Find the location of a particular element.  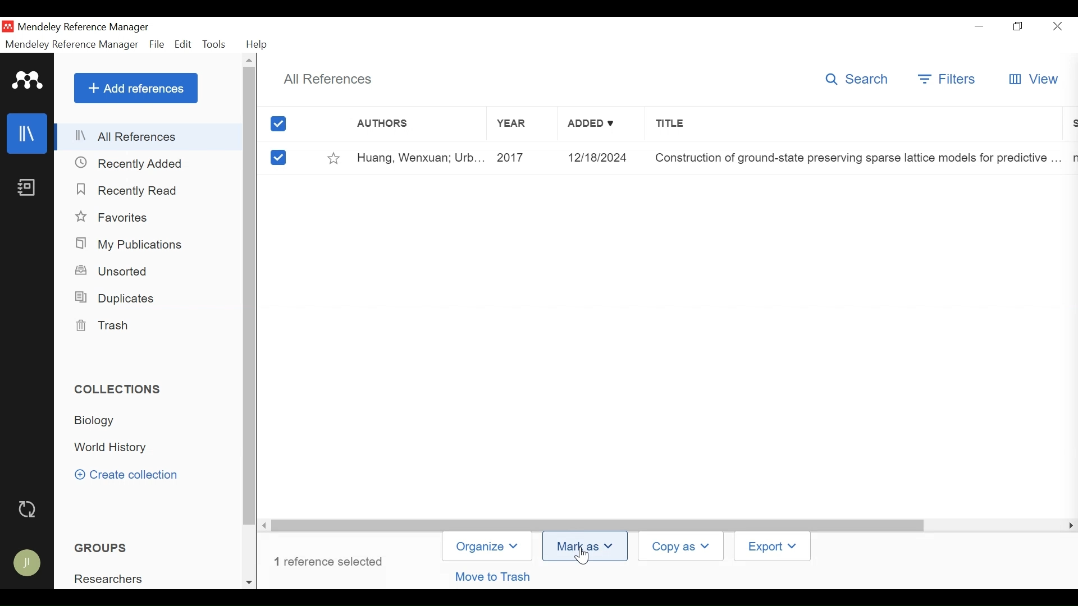

Mendeley Reference Manager is located at coordinates (89, 27).